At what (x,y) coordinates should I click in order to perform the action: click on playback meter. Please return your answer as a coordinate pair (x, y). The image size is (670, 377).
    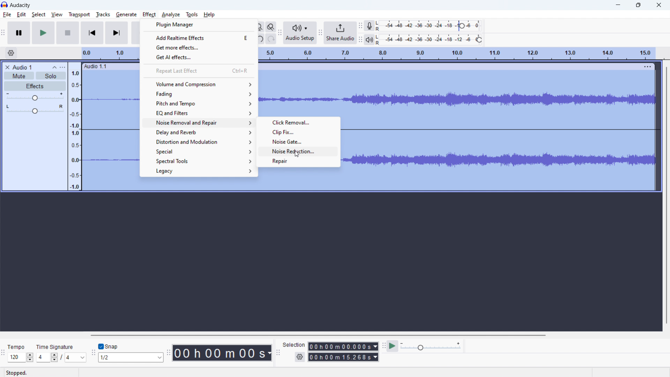
    Looking at the image, I should click on (369, 40).